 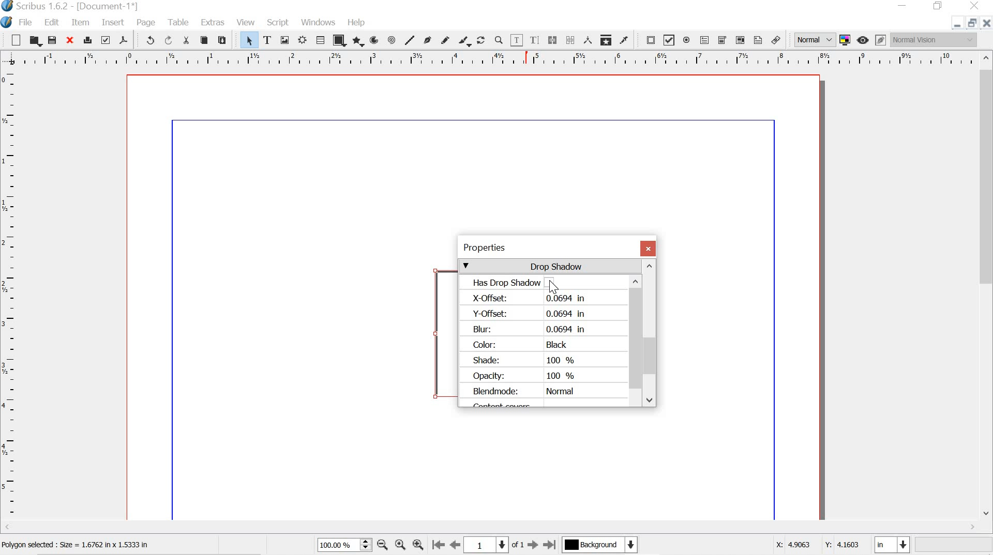 What do you see at coordinates (318, 22) in the screenshot?
I see `WINDOWS` at bounding box center [318, 22].